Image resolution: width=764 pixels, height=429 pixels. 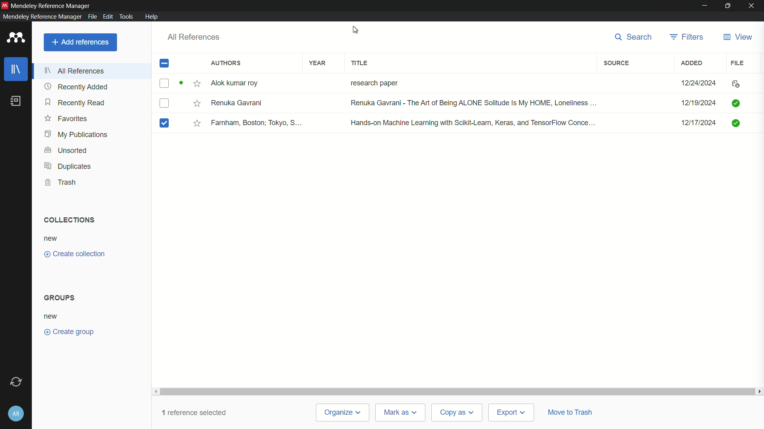 What do you see at coordinates (728, 6) in the screenshot?
I see `maximize` at bounding box center [728, 6].